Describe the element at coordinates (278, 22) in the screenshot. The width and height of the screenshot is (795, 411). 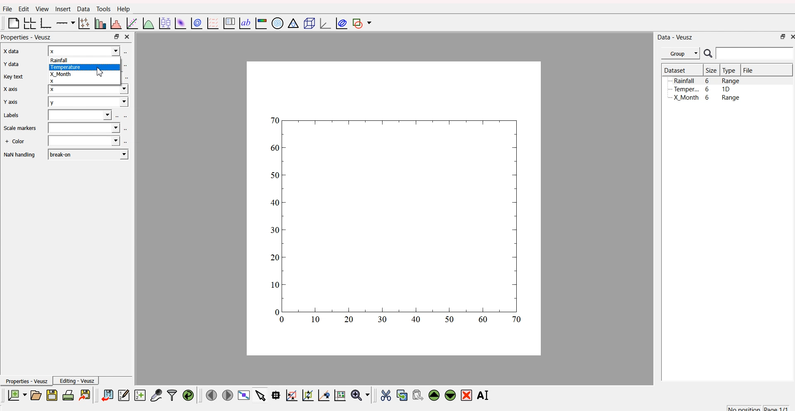
I see `polar graph` at that location.